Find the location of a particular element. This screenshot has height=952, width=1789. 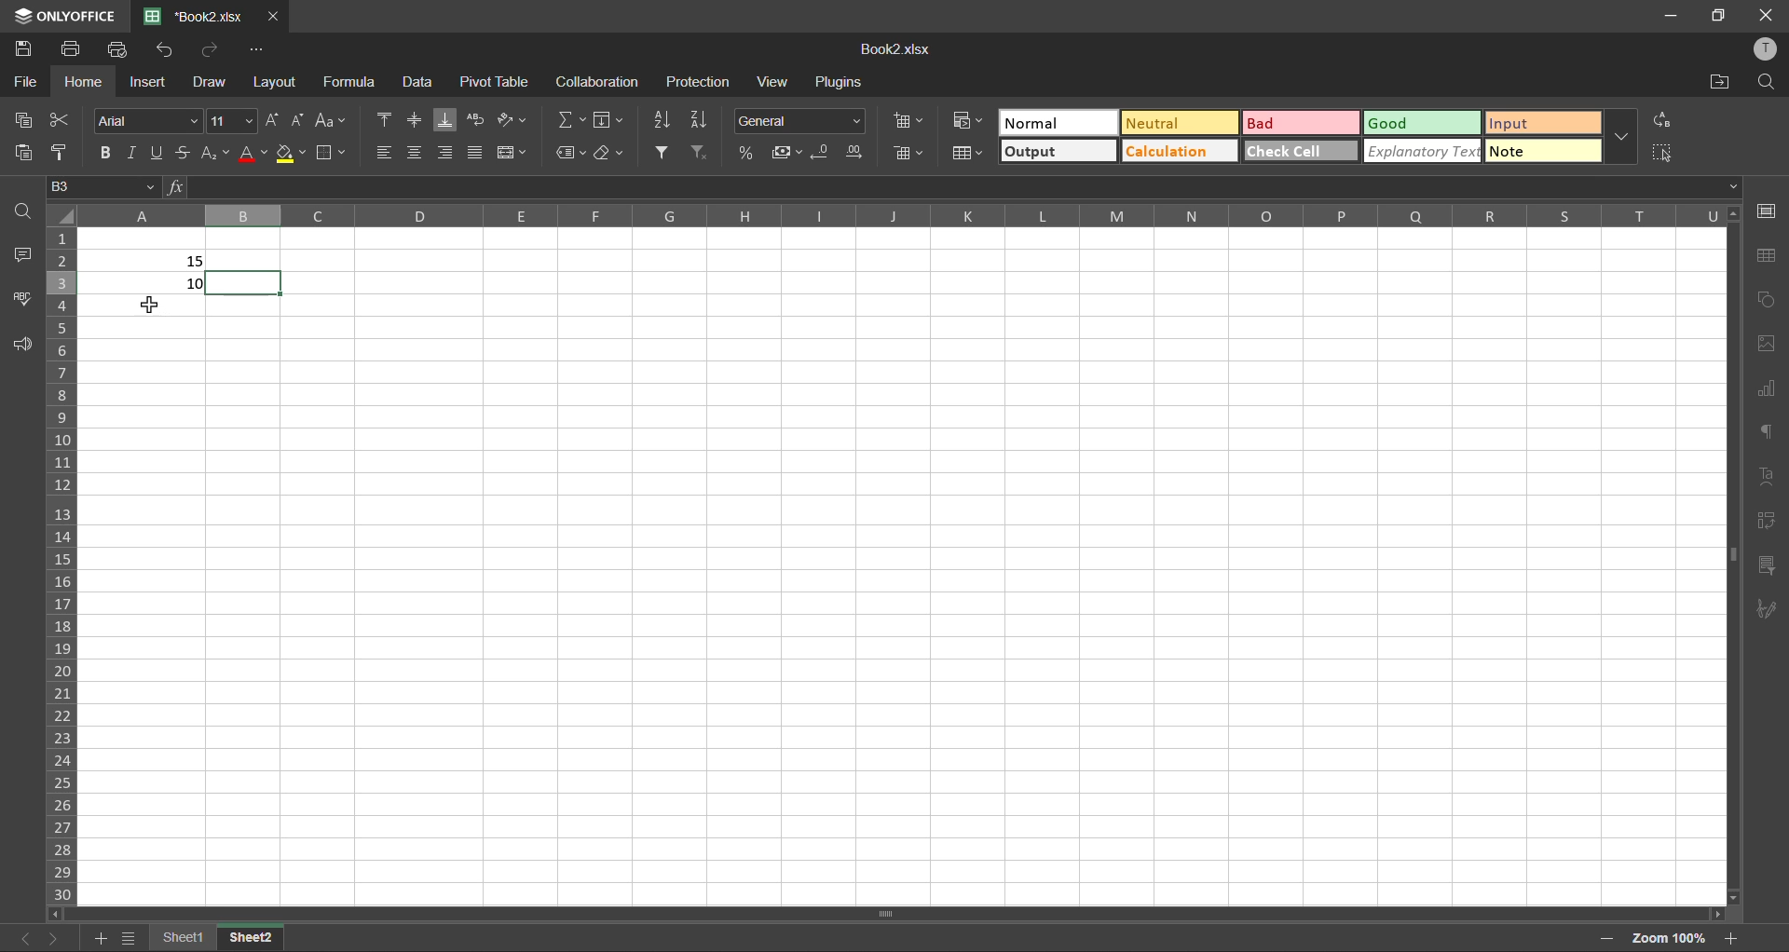

align center is located at coordinates (417, 153).